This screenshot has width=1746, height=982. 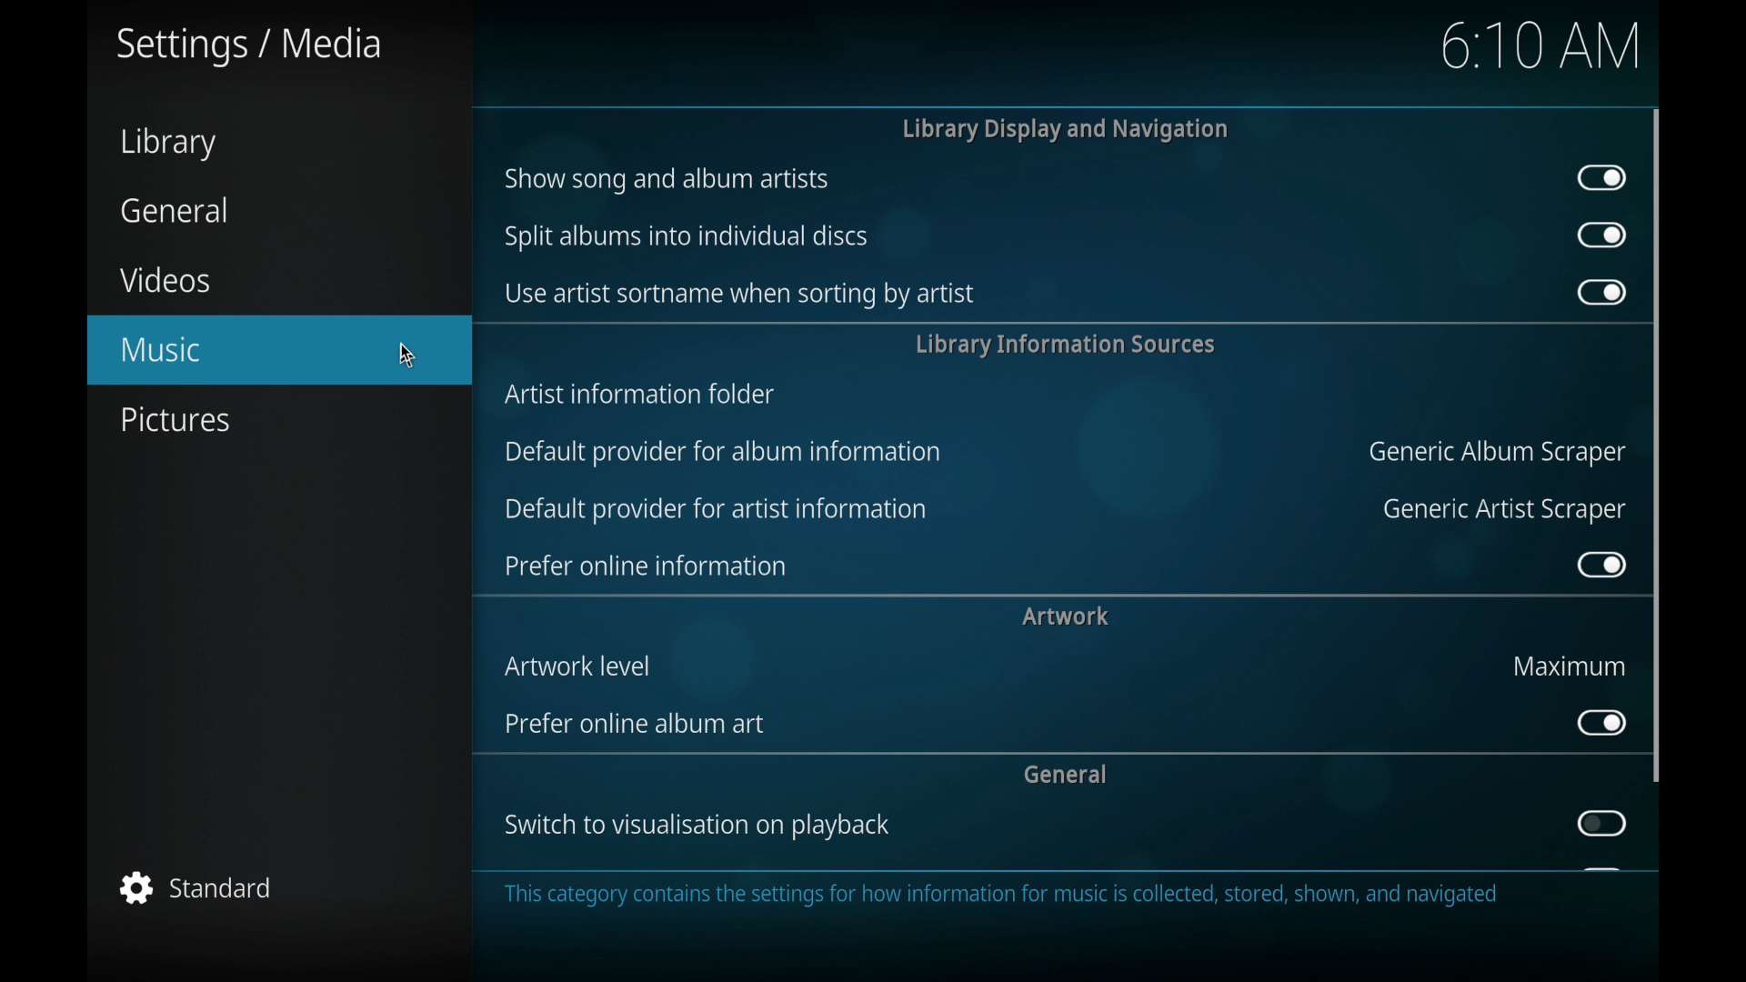 I want to click on settings/media, so click(x=249, y=46).